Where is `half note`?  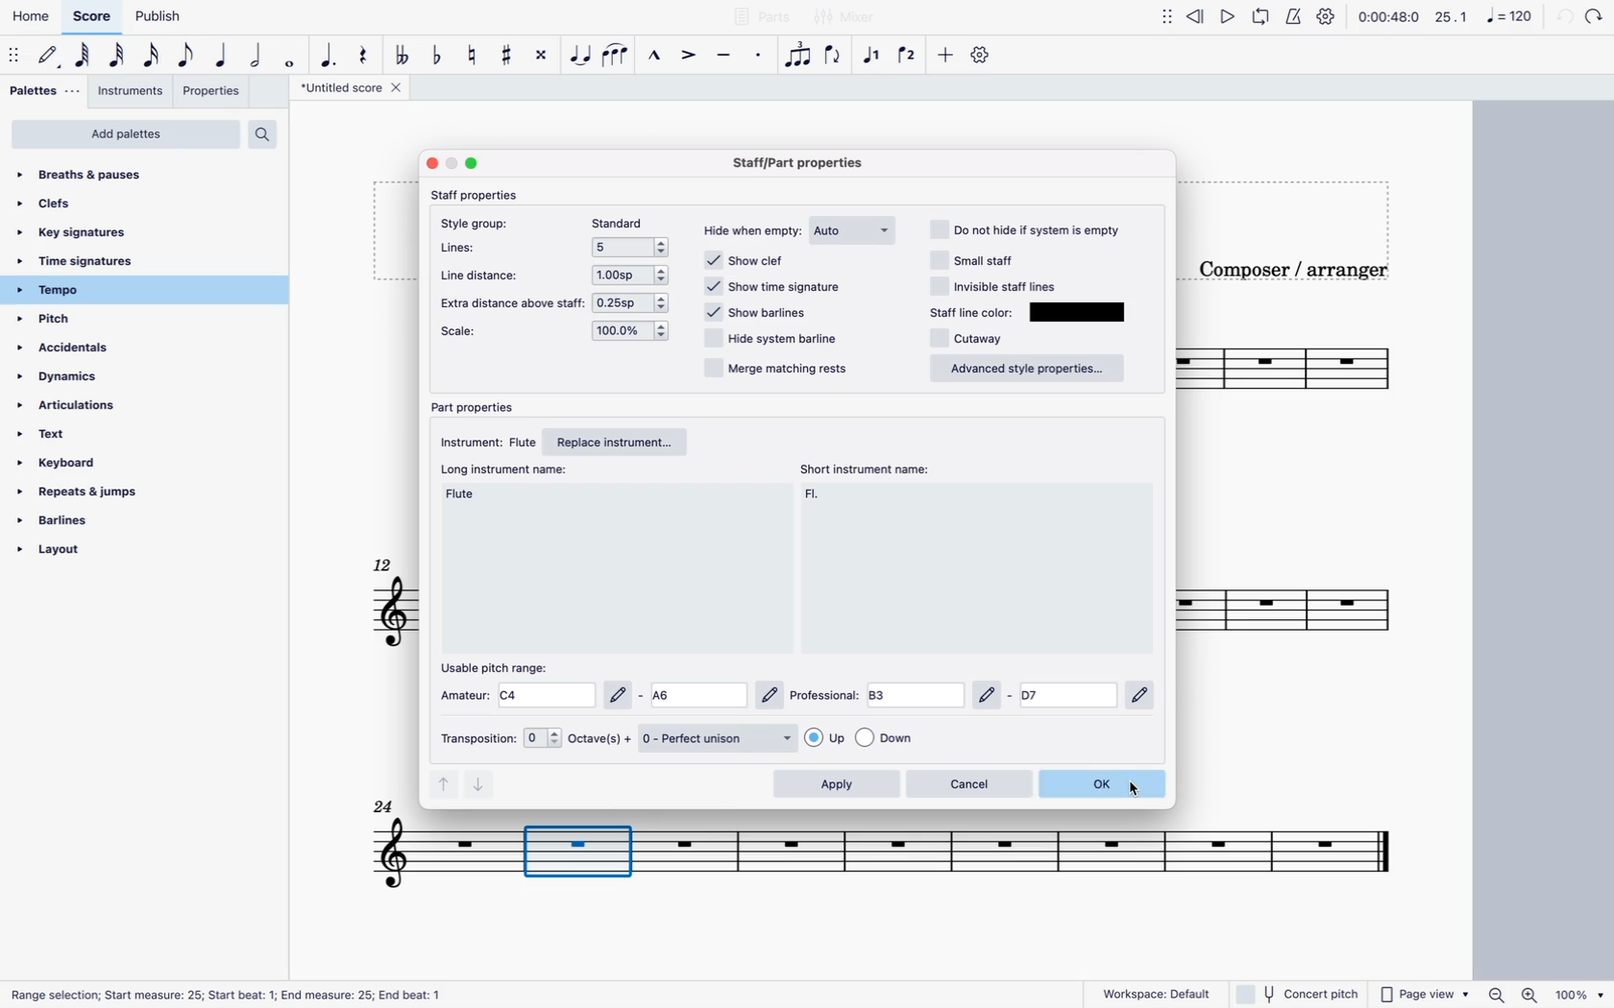 half note is located at coordinates (256, 56).